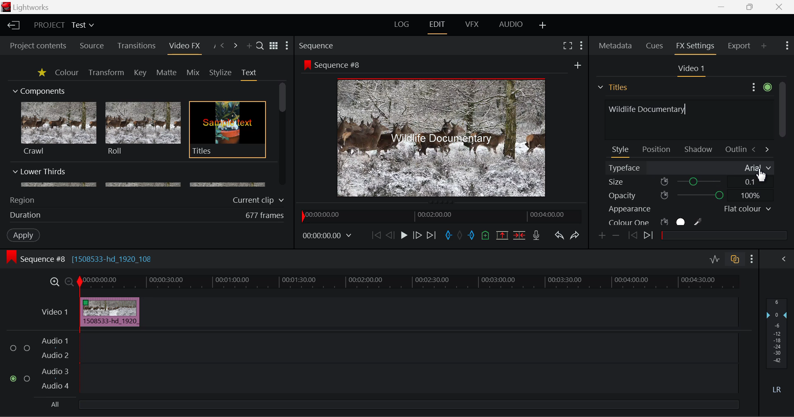  What do you see at coordinates (409, 282) in the screenshot?
I see `Project Timeline` at bounding box center [409, 282].